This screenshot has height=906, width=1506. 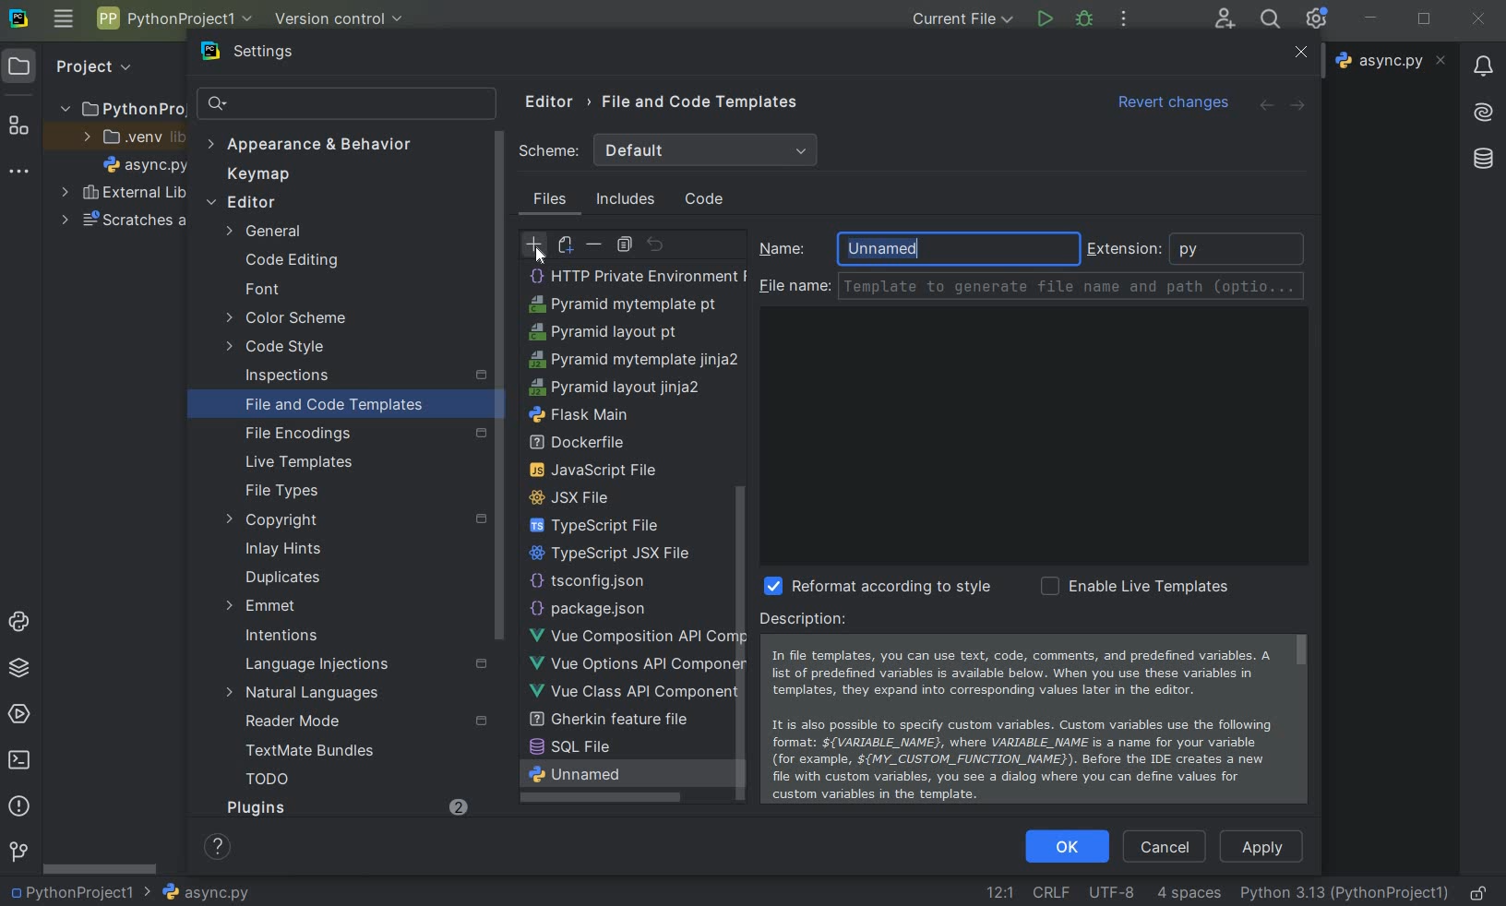 I want to click on files, so click(x=552, y=201).